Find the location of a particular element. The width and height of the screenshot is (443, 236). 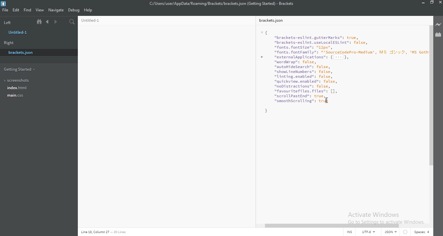

close is located at coordinates (440, 2).